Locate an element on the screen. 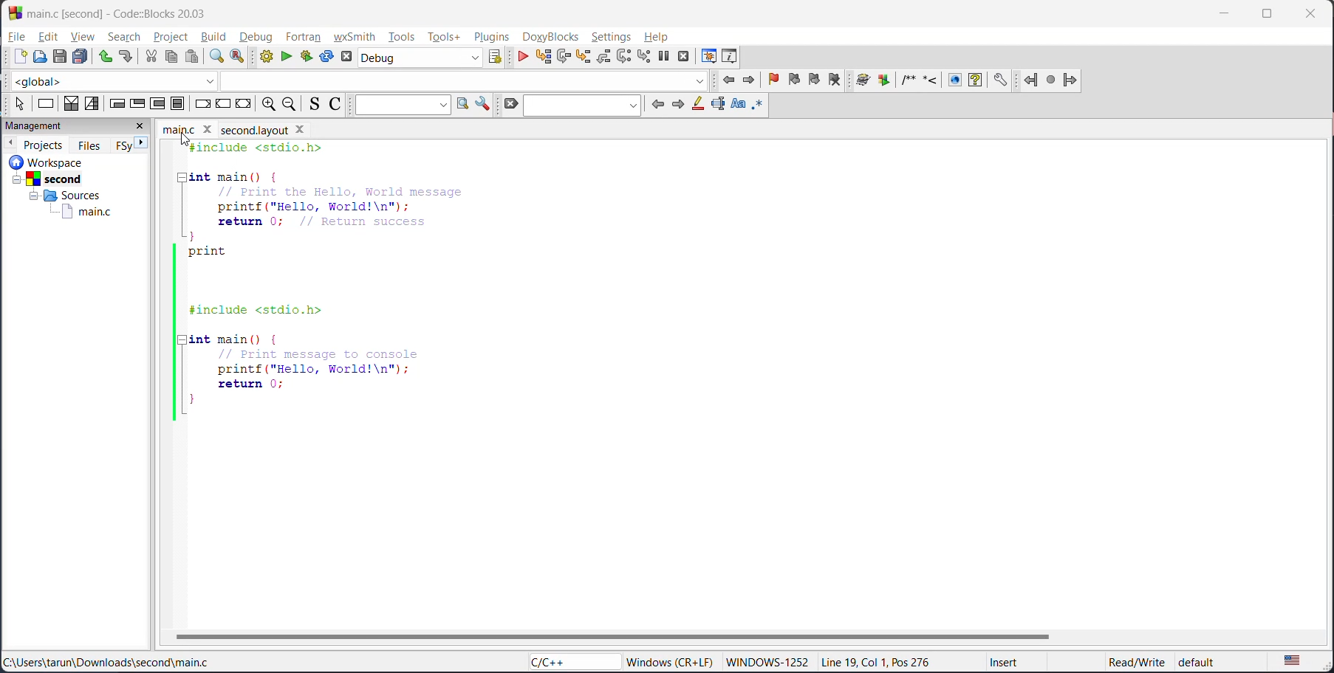  next is located at coordinates (677, 103).